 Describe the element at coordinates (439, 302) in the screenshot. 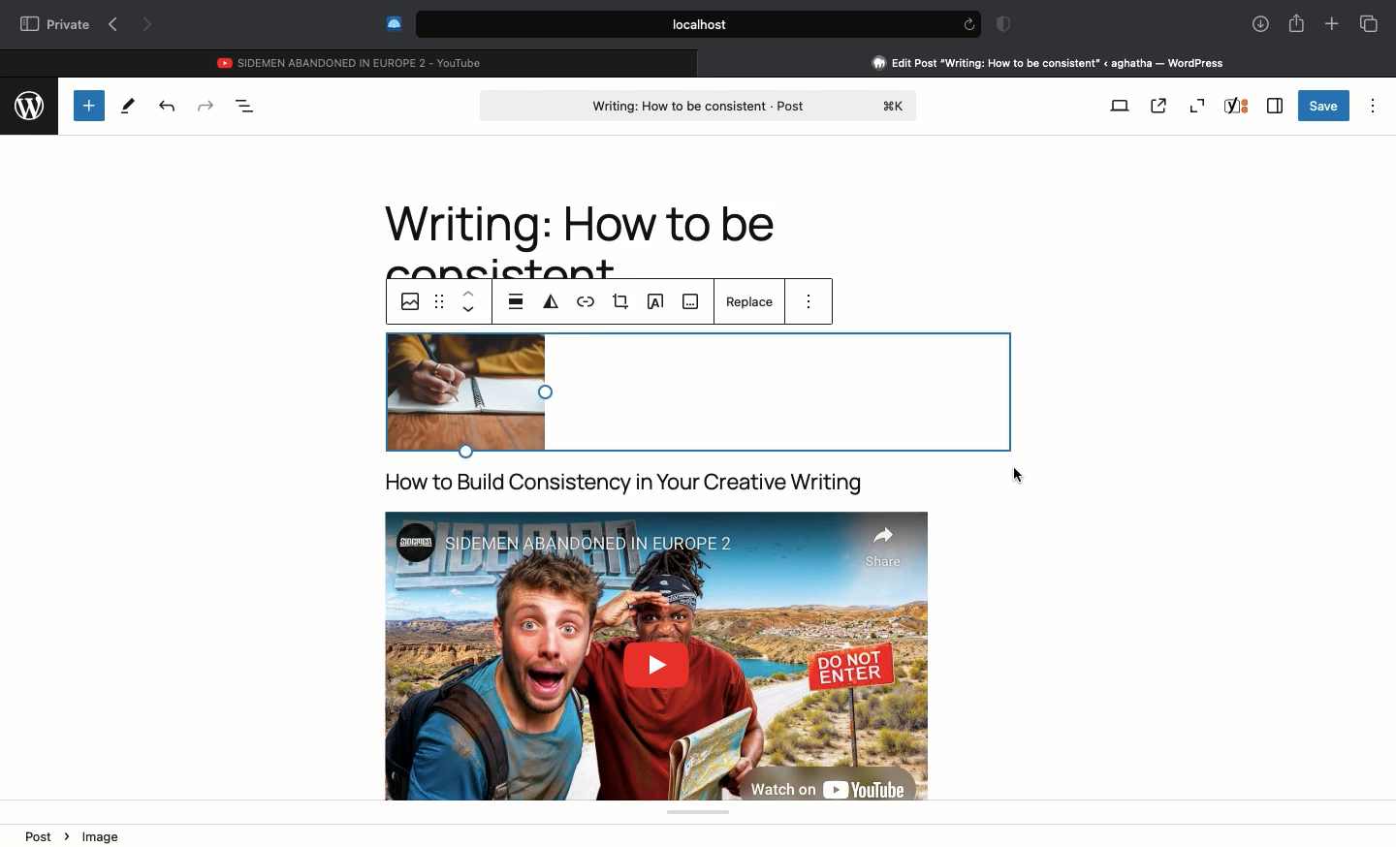

I see `options` at that location.